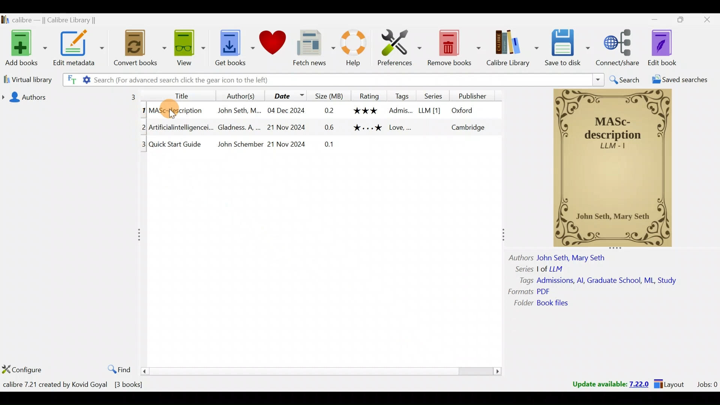 The image size is (720, 405). What do you see at coordinates (655, 20) in the screenshot?
I see `Minimise` at bounding box center [655, 20].